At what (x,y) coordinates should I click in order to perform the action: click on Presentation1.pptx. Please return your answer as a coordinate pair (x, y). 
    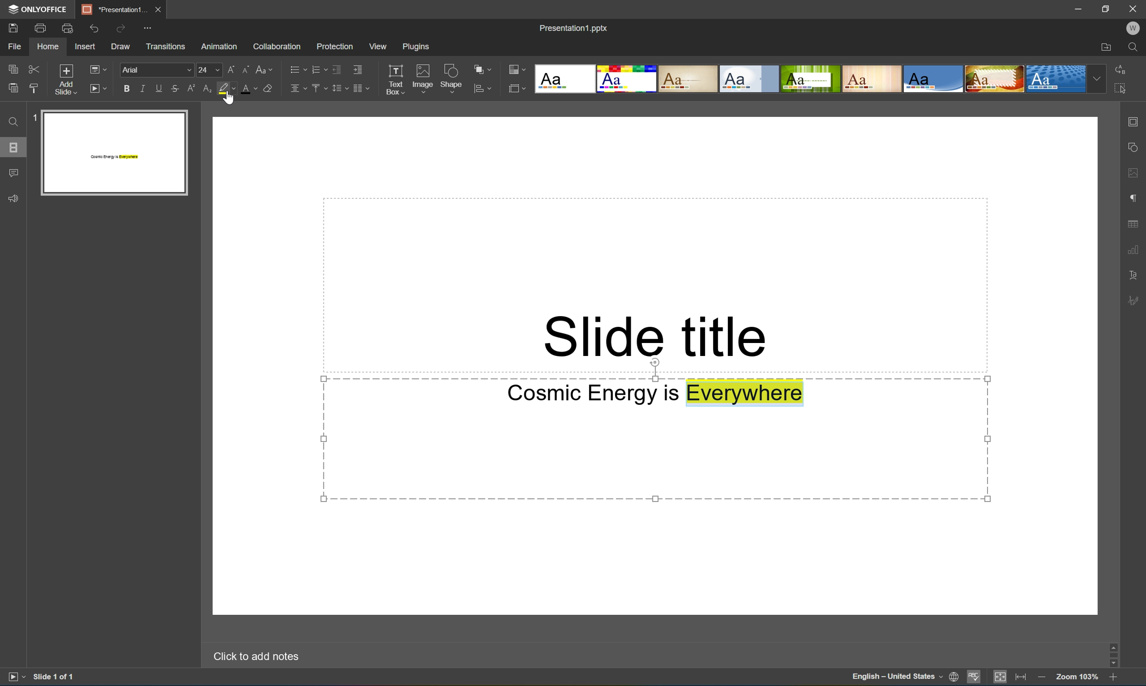
    Looking at the image, I should click on (575, 27).